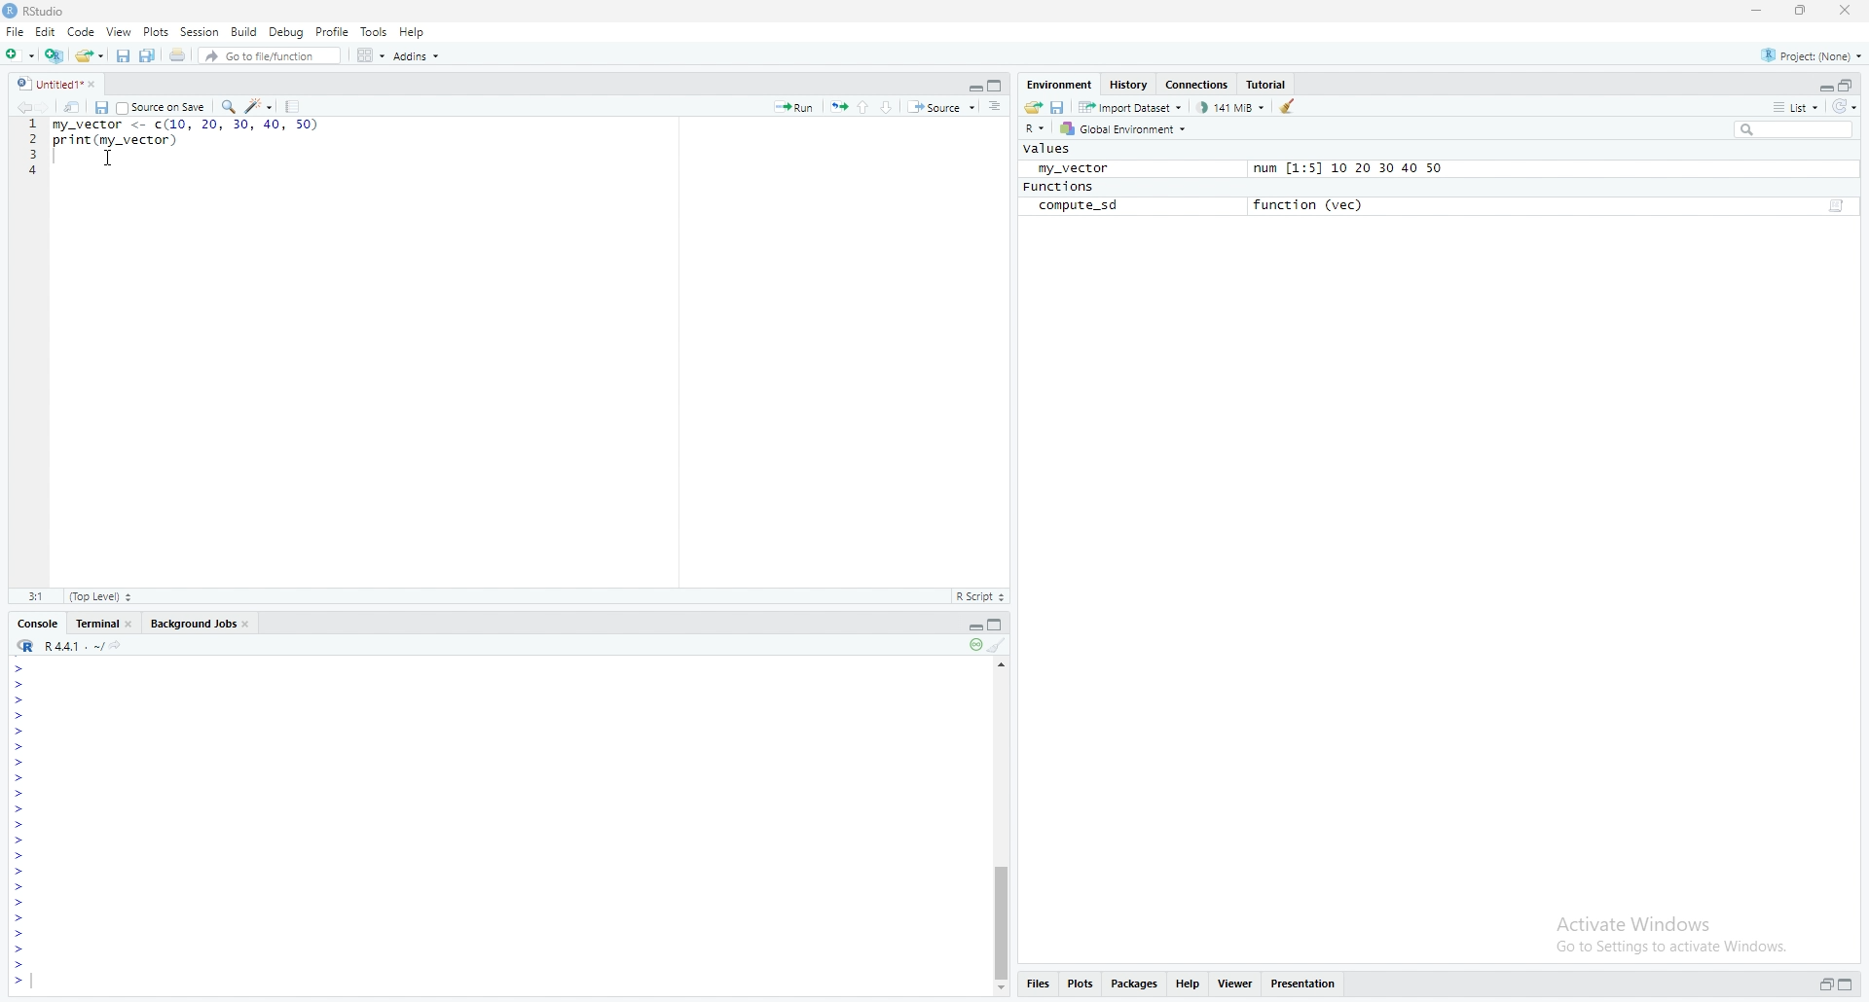 Image resolution: width=1869 pixels, height=1002 pixels. What do you see at coordinates (89, 54) in the screenshot?
I see `Open an existing file (Ctrl + O)` at bounding box center [89, 54].